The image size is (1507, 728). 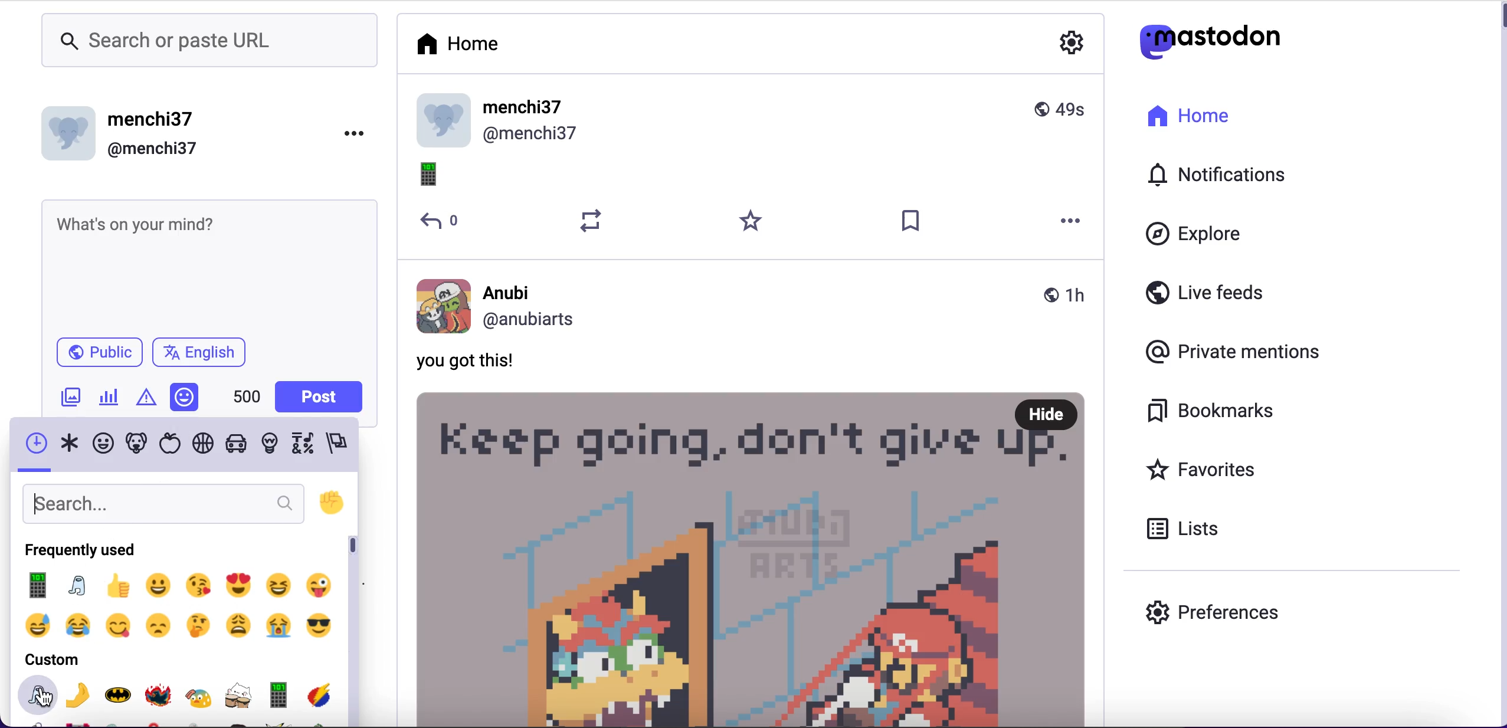 I want to click on search, so click(x=163, y=502).